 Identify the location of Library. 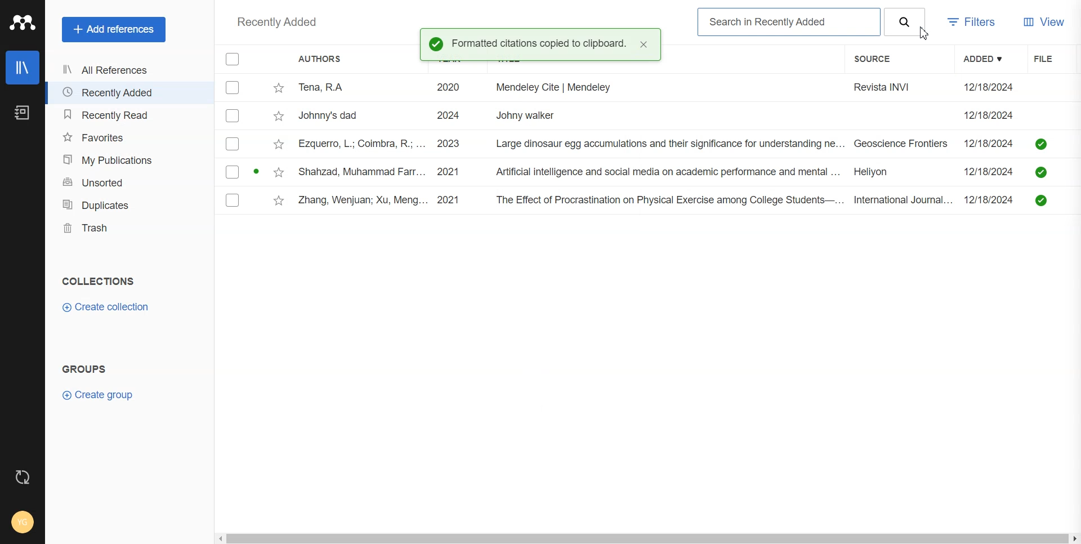
(23, 68).